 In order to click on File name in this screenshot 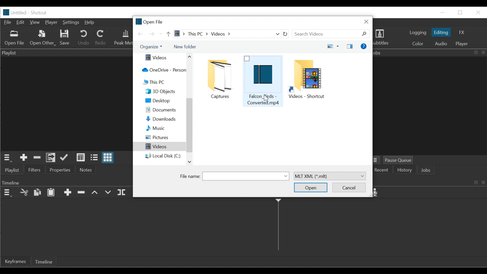, I will do `click(189, 176)`.